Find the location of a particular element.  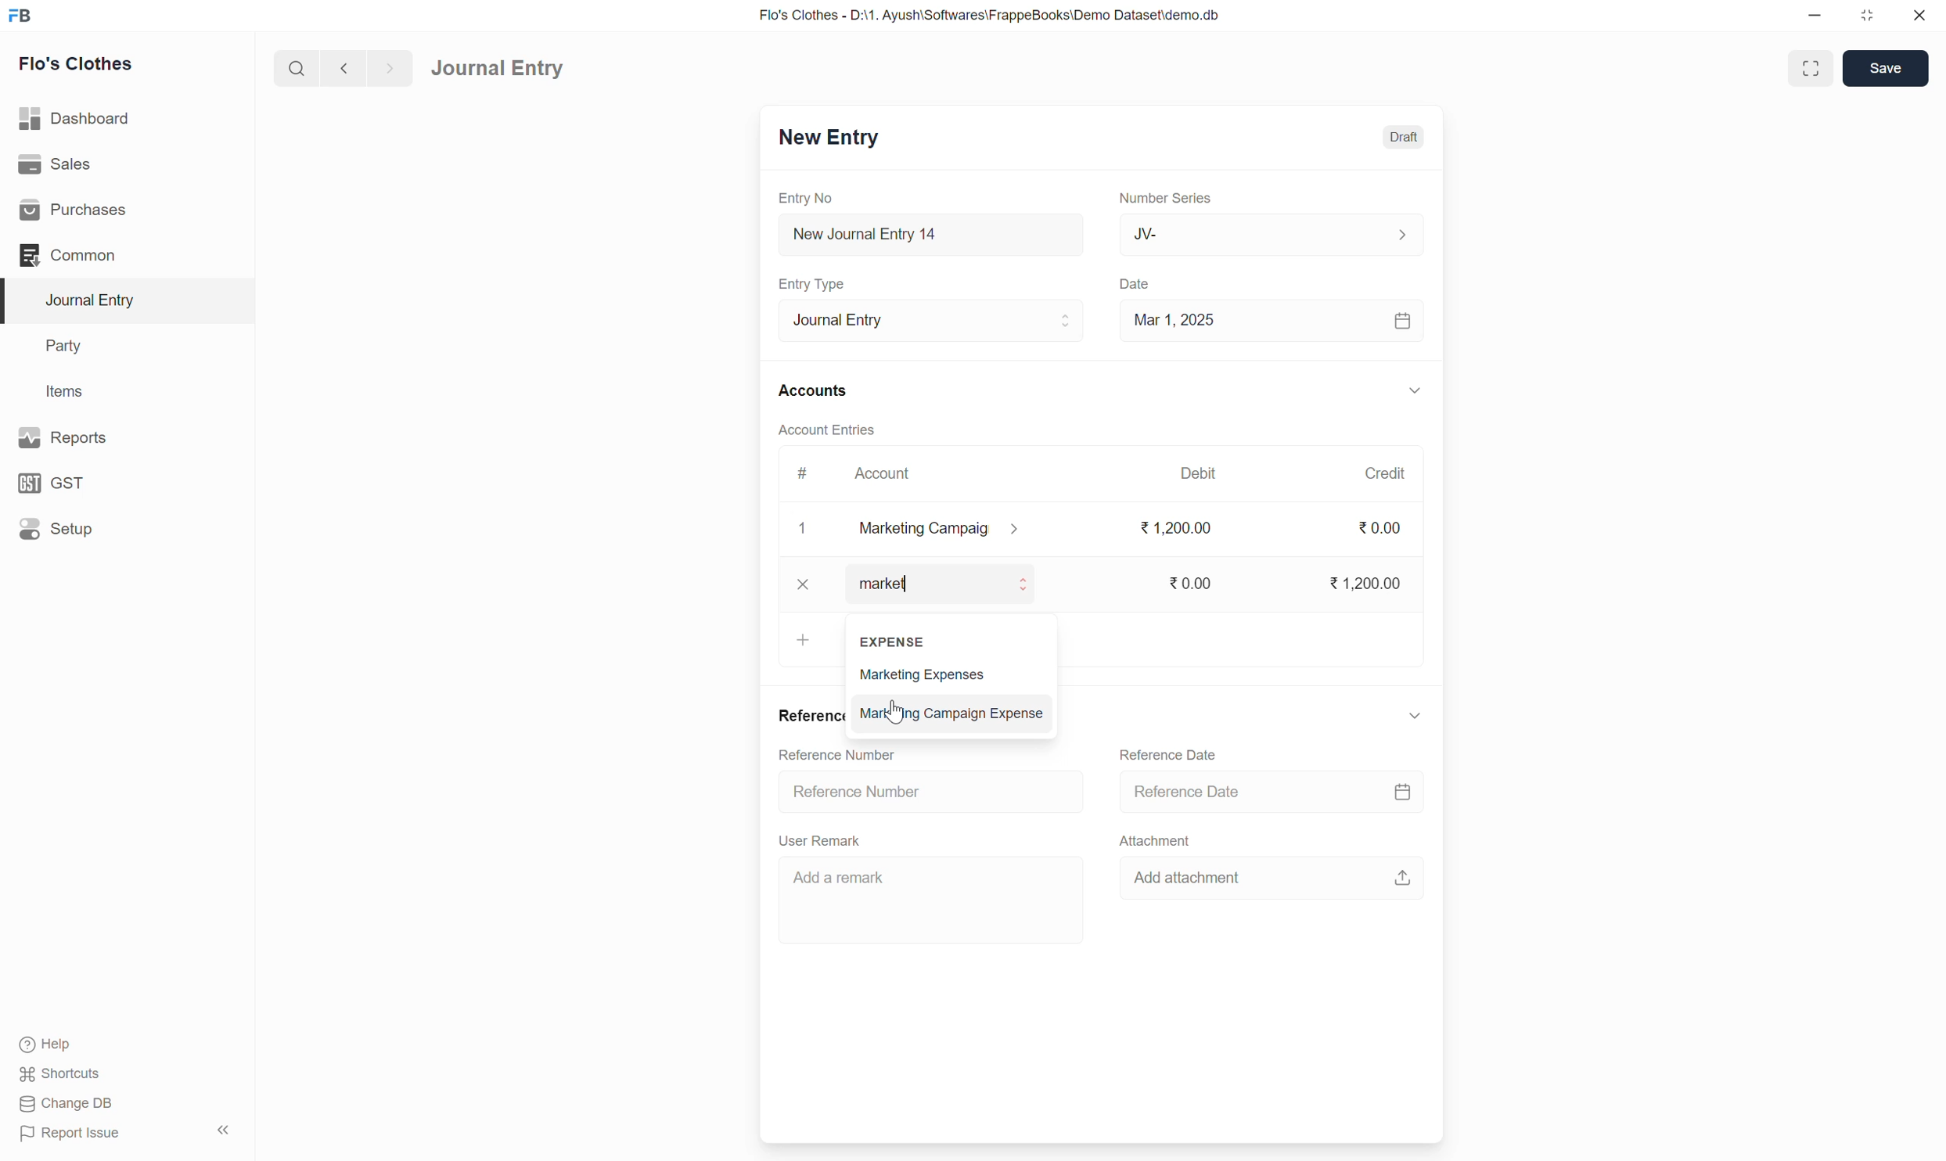

forward is located at coordinates (387, 69).